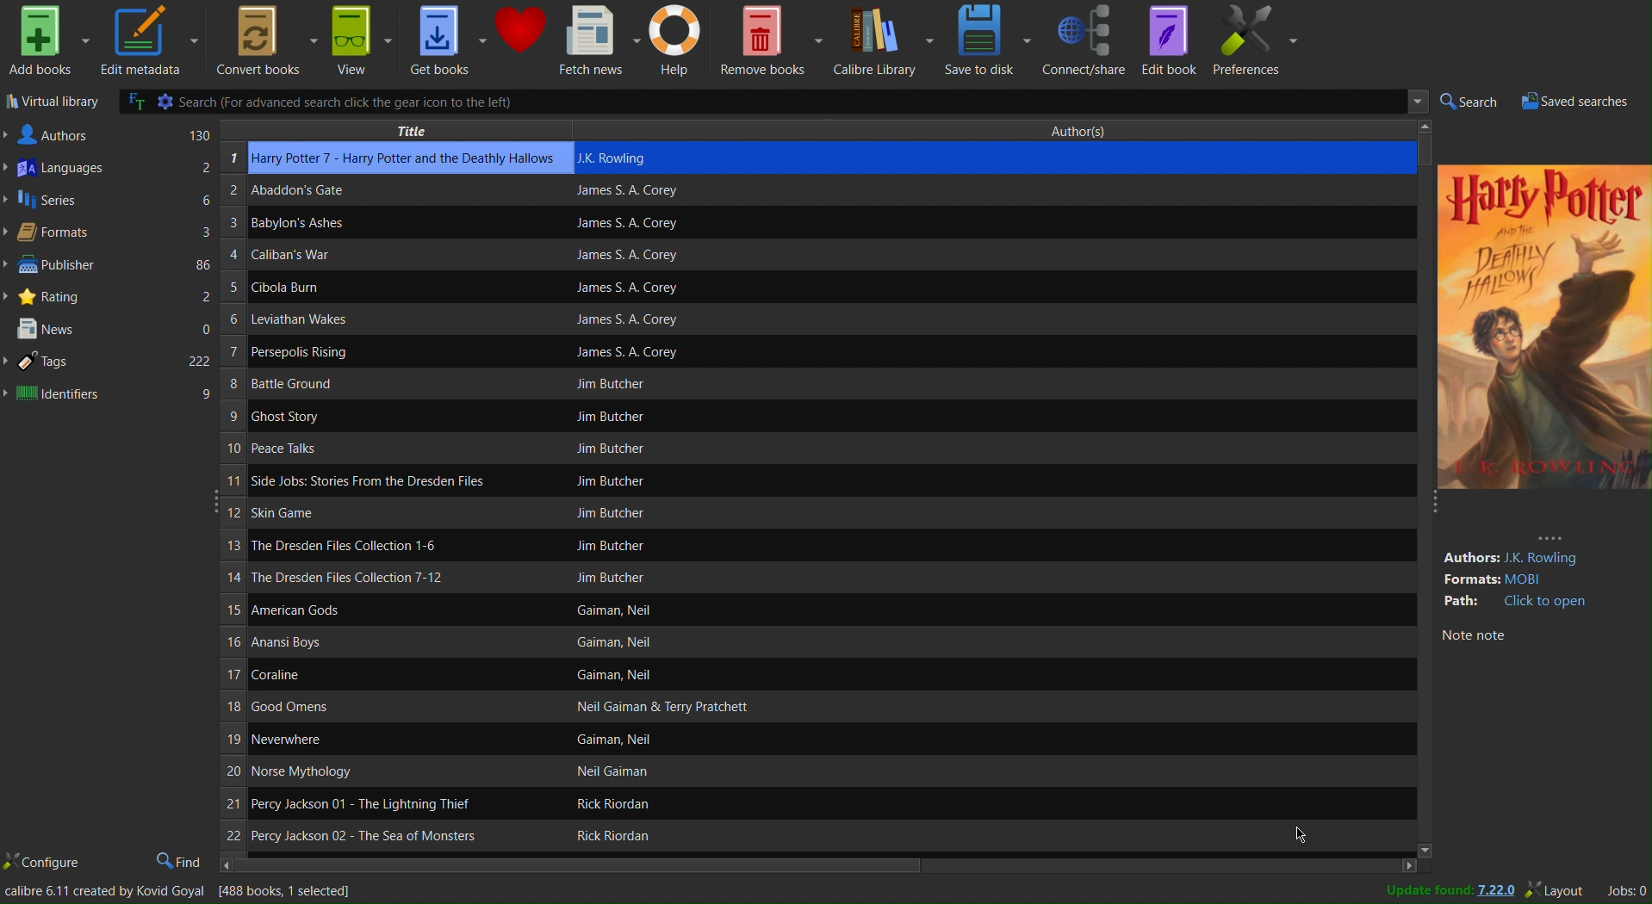 The width and height of the screenshot is (1652, 904). Describe the element at coordinates (773, 546) in the screenshot. I see `Author’s name` at that location.